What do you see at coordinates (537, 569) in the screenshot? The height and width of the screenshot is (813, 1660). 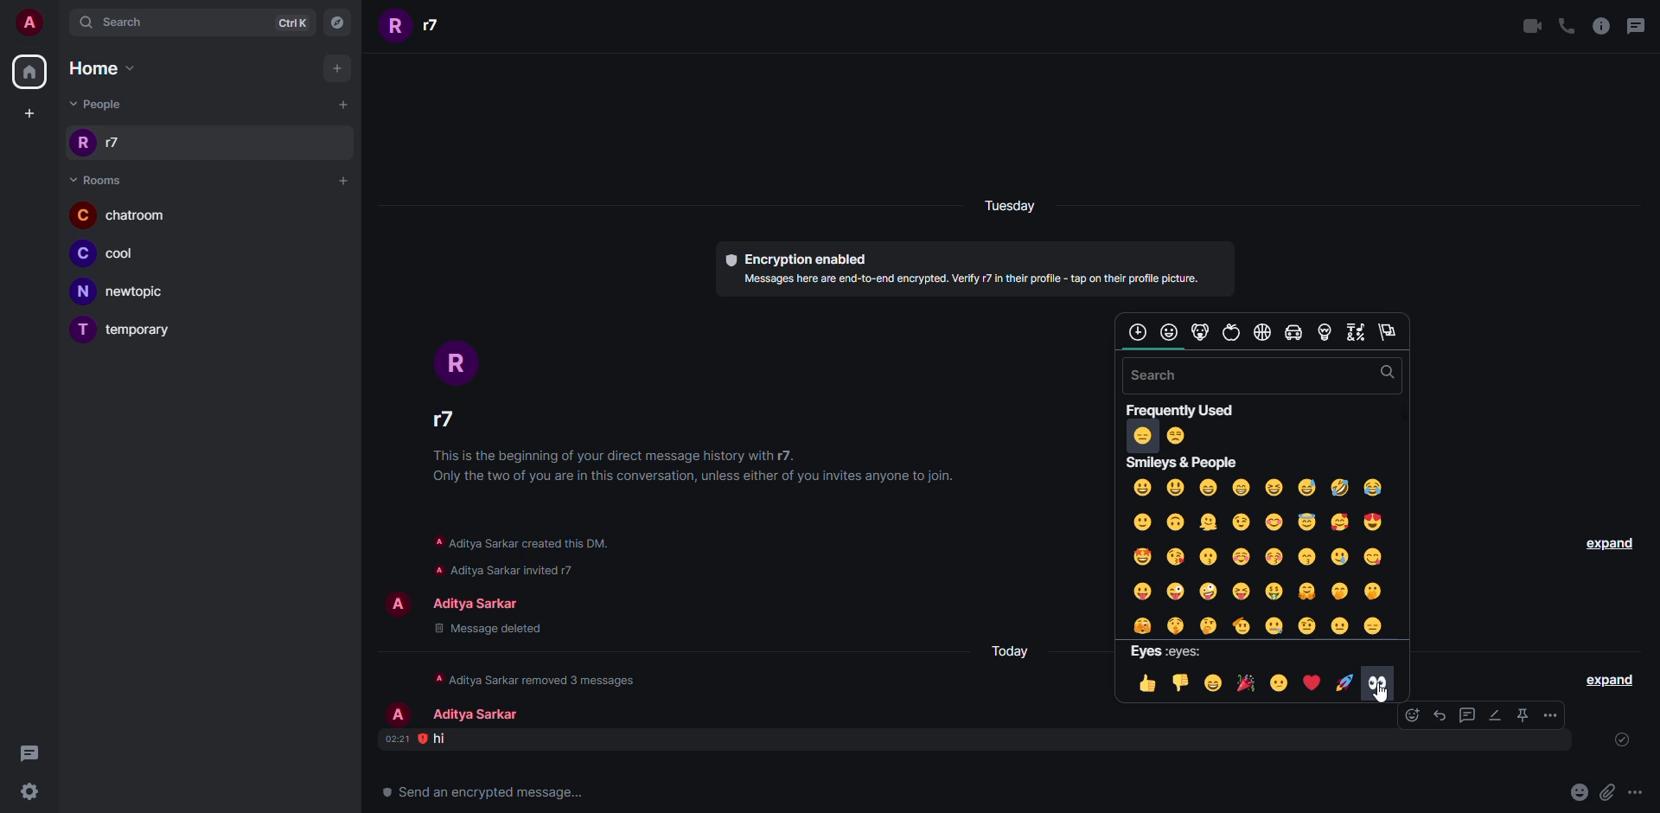 I see `info` at bounding box center [537, 569].